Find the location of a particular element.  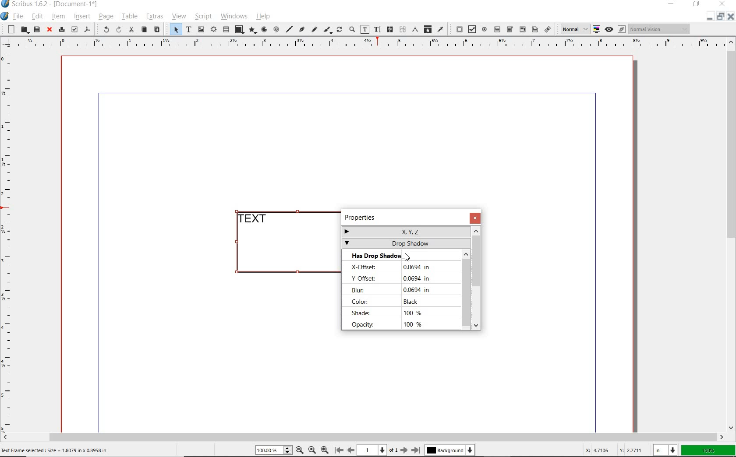

freehand line is located at coordinates (315, 30).